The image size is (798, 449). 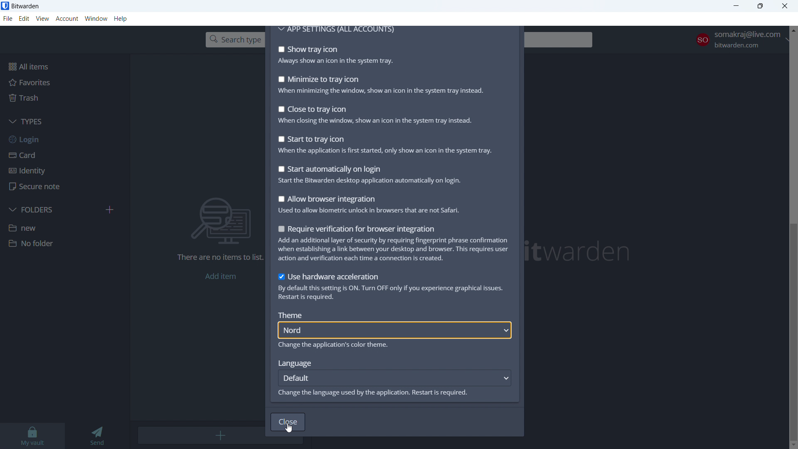 What do you see at coordinates (65, 227) in the screenshot?
I see `folder 1` at bounding box center [65, 227].